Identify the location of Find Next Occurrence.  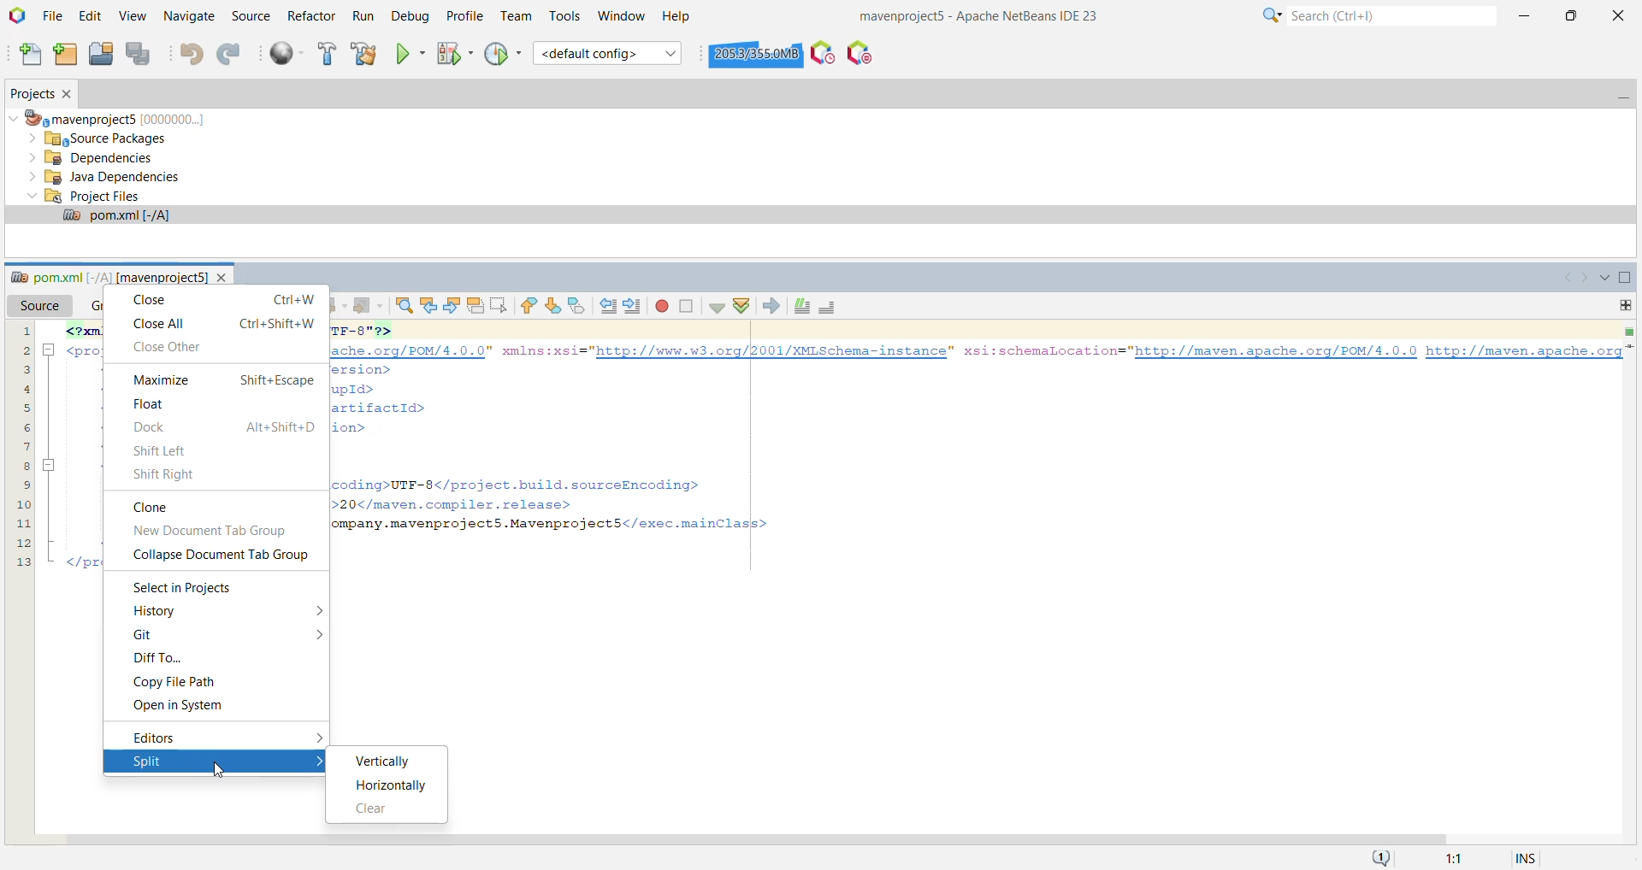
(452, 306).